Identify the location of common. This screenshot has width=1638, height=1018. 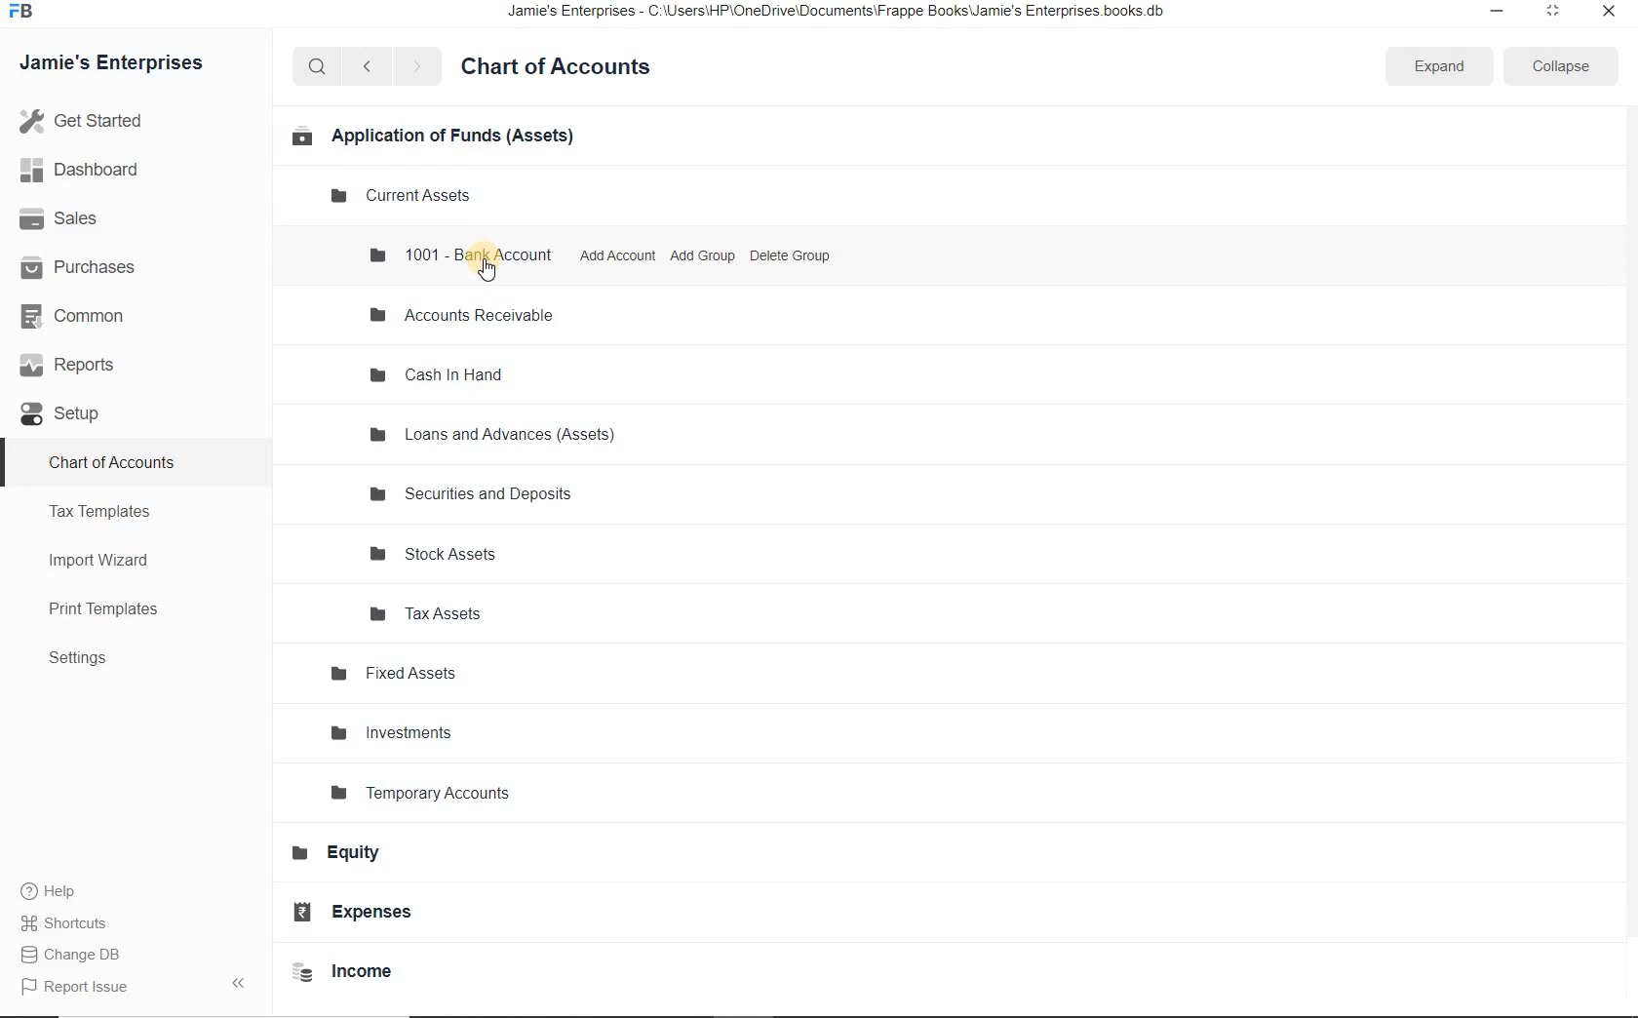
(91, 319).